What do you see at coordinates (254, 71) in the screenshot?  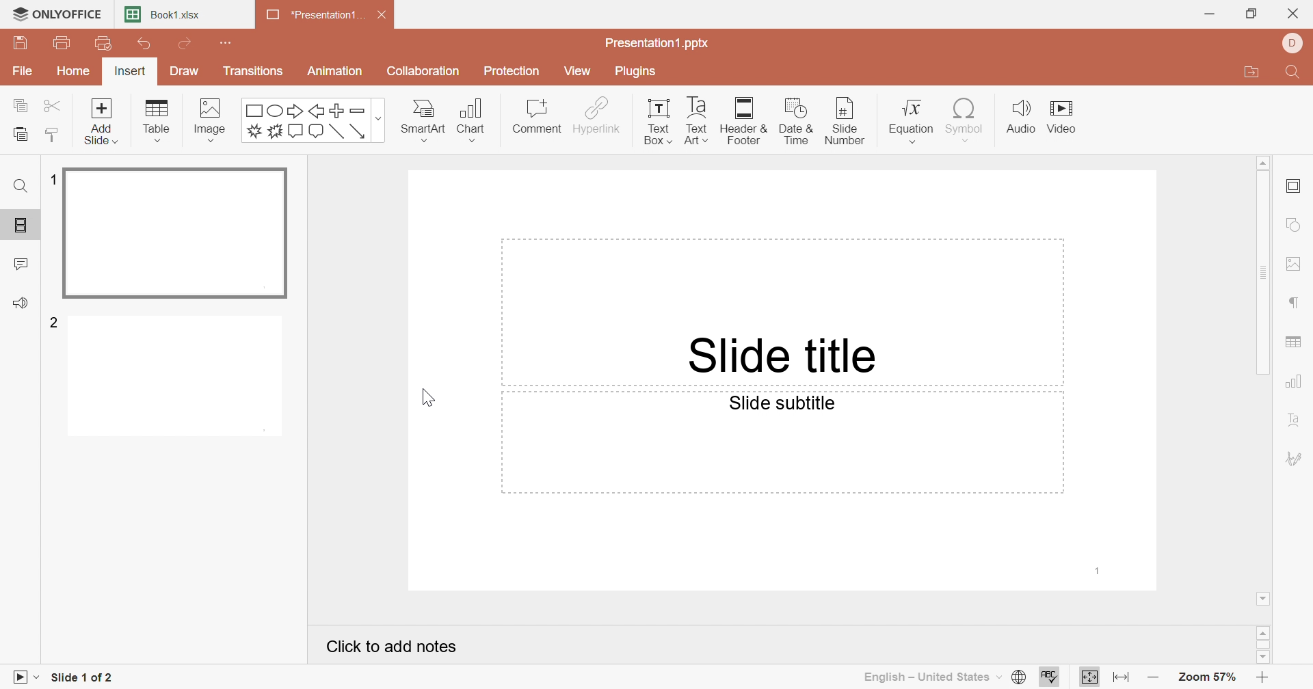 I see `Transitions` at bounding box center [254, 71].